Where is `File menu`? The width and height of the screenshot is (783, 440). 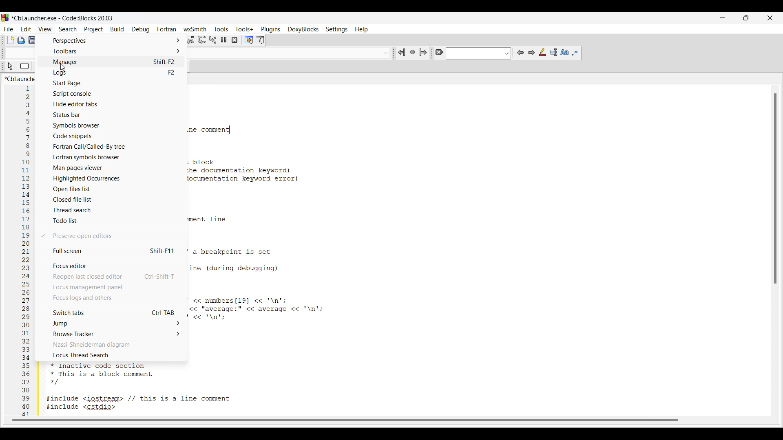 File menu is located at coordinates (9, 29).